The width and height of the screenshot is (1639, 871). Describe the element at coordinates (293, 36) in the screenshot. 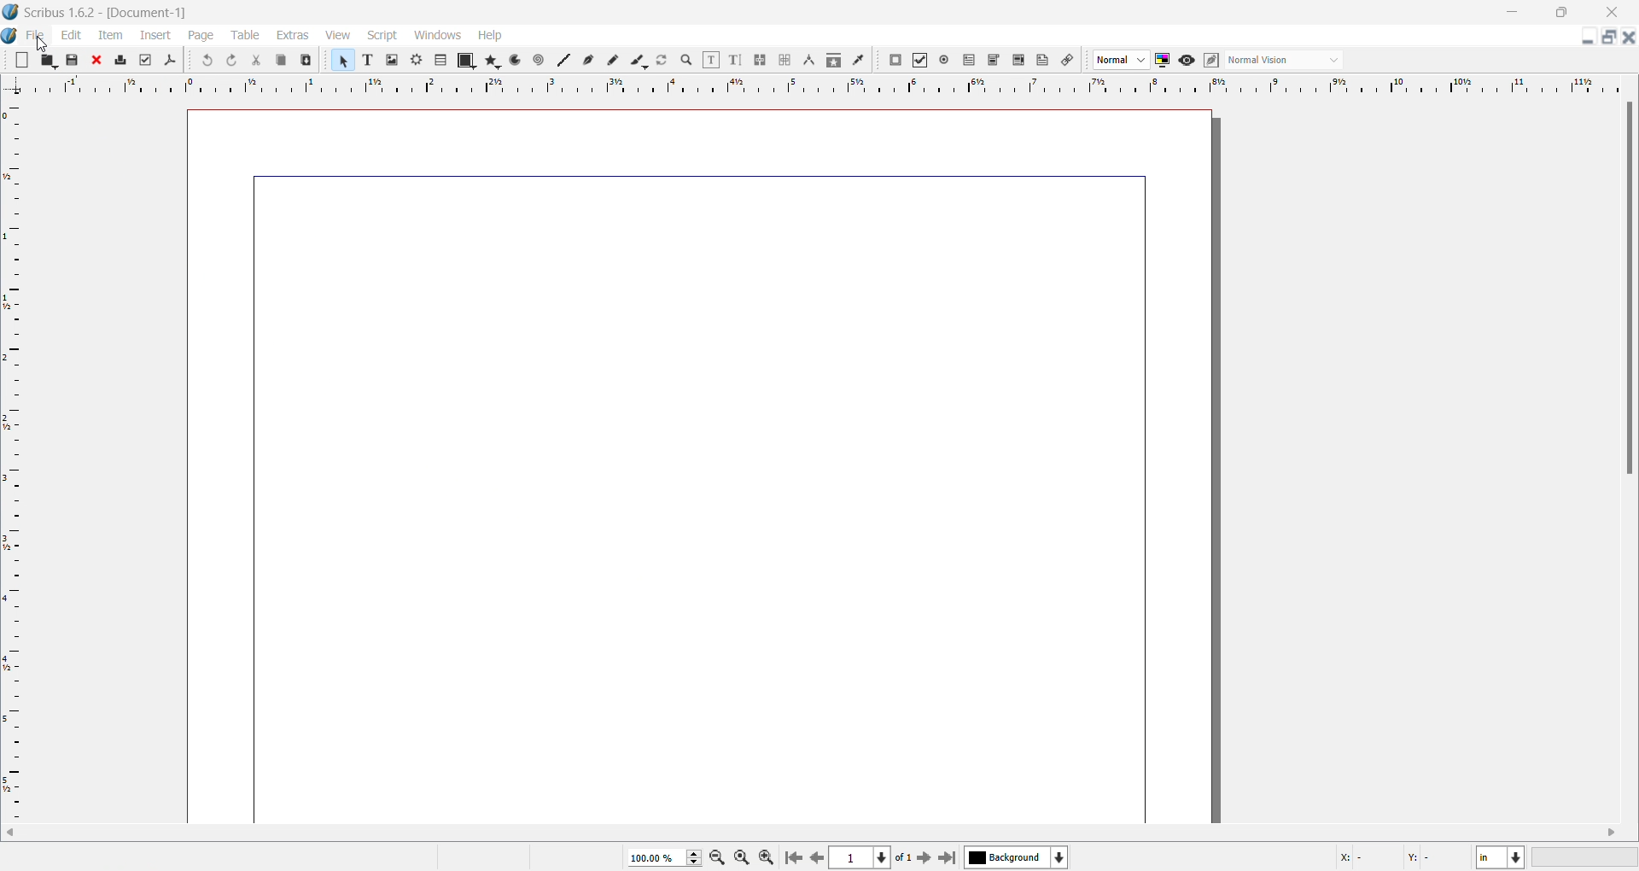

I see `Extras` at that location.